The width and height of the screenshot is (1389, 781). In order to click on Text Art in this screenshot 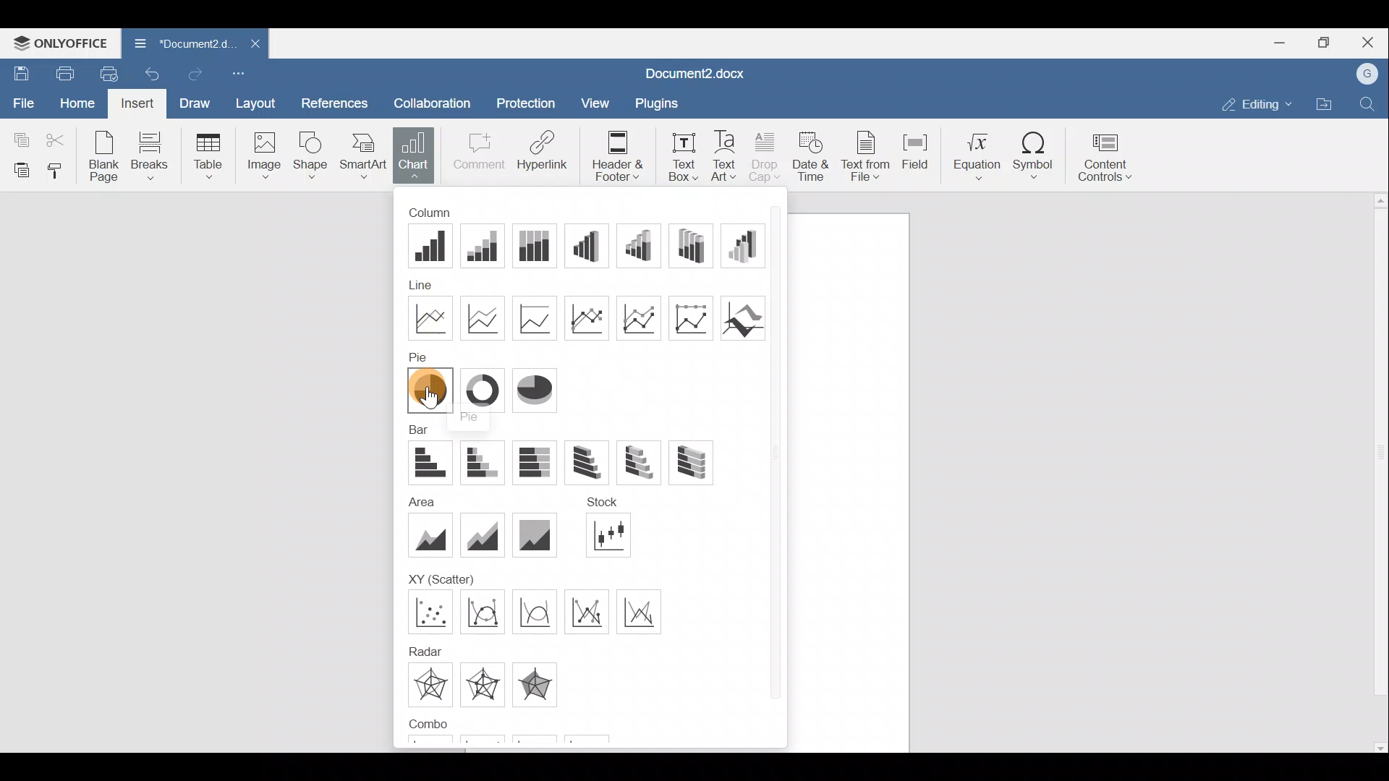, I will do `click(726, 153)`.